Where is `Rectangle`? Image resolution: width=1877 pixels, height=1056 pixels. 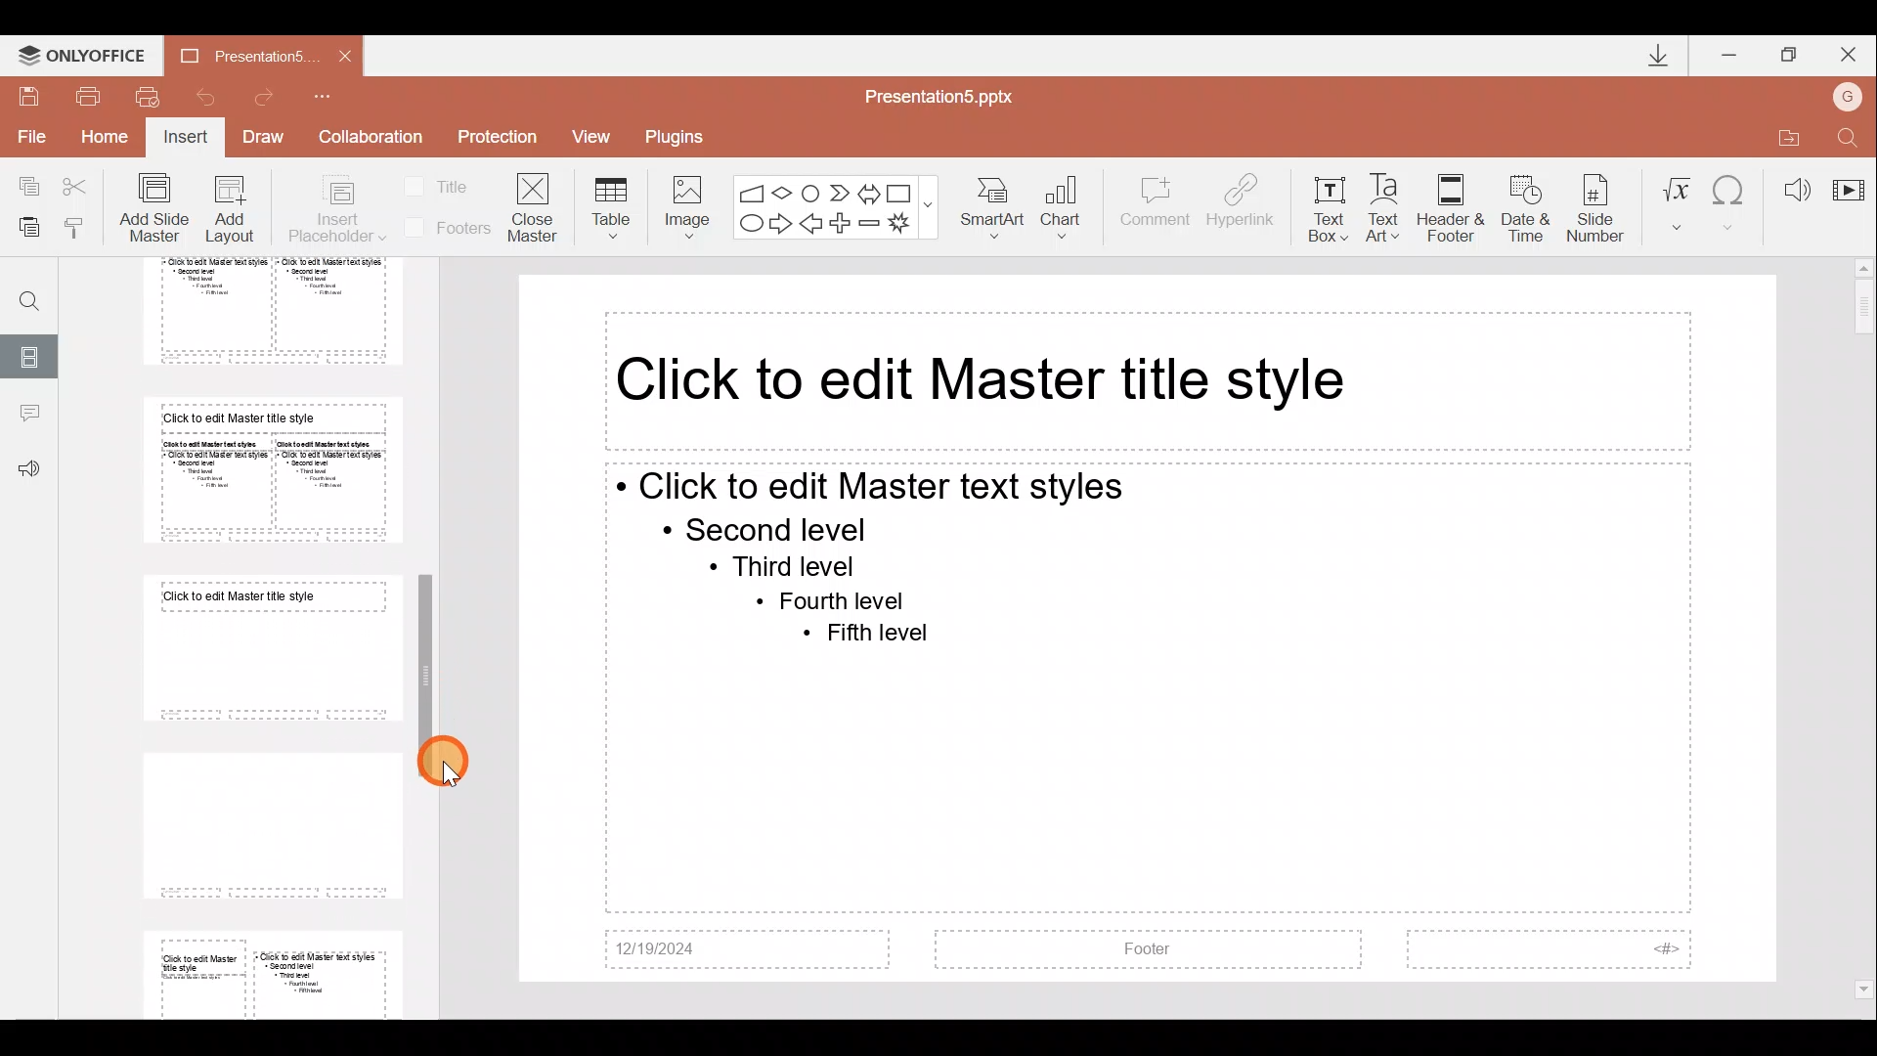 Rectangle is located at coordinates (901, 191).